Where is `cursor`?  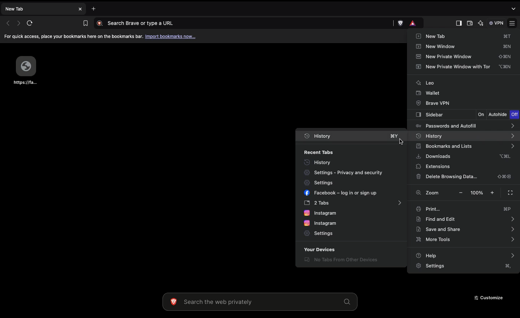
cursor is located at coordinates (399, 140).